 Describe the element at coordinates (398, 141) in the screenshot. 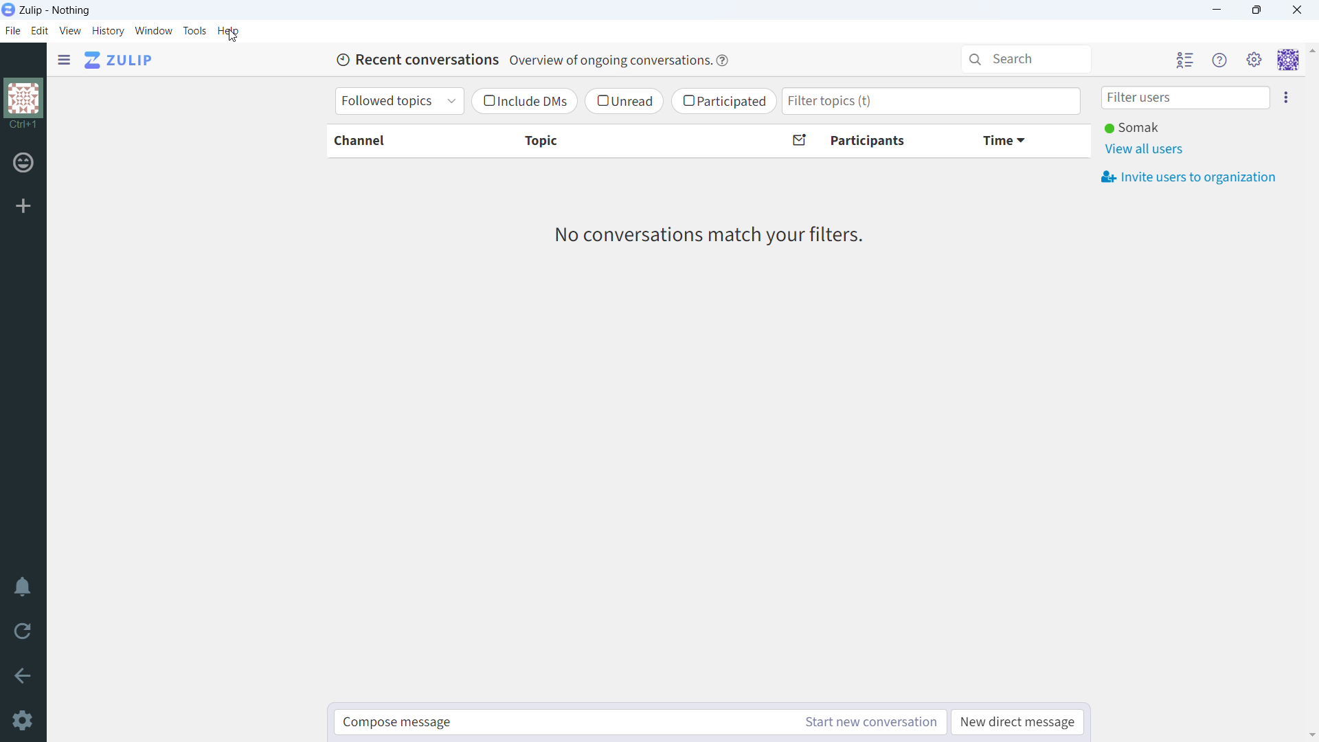

I see `channel` at that location.